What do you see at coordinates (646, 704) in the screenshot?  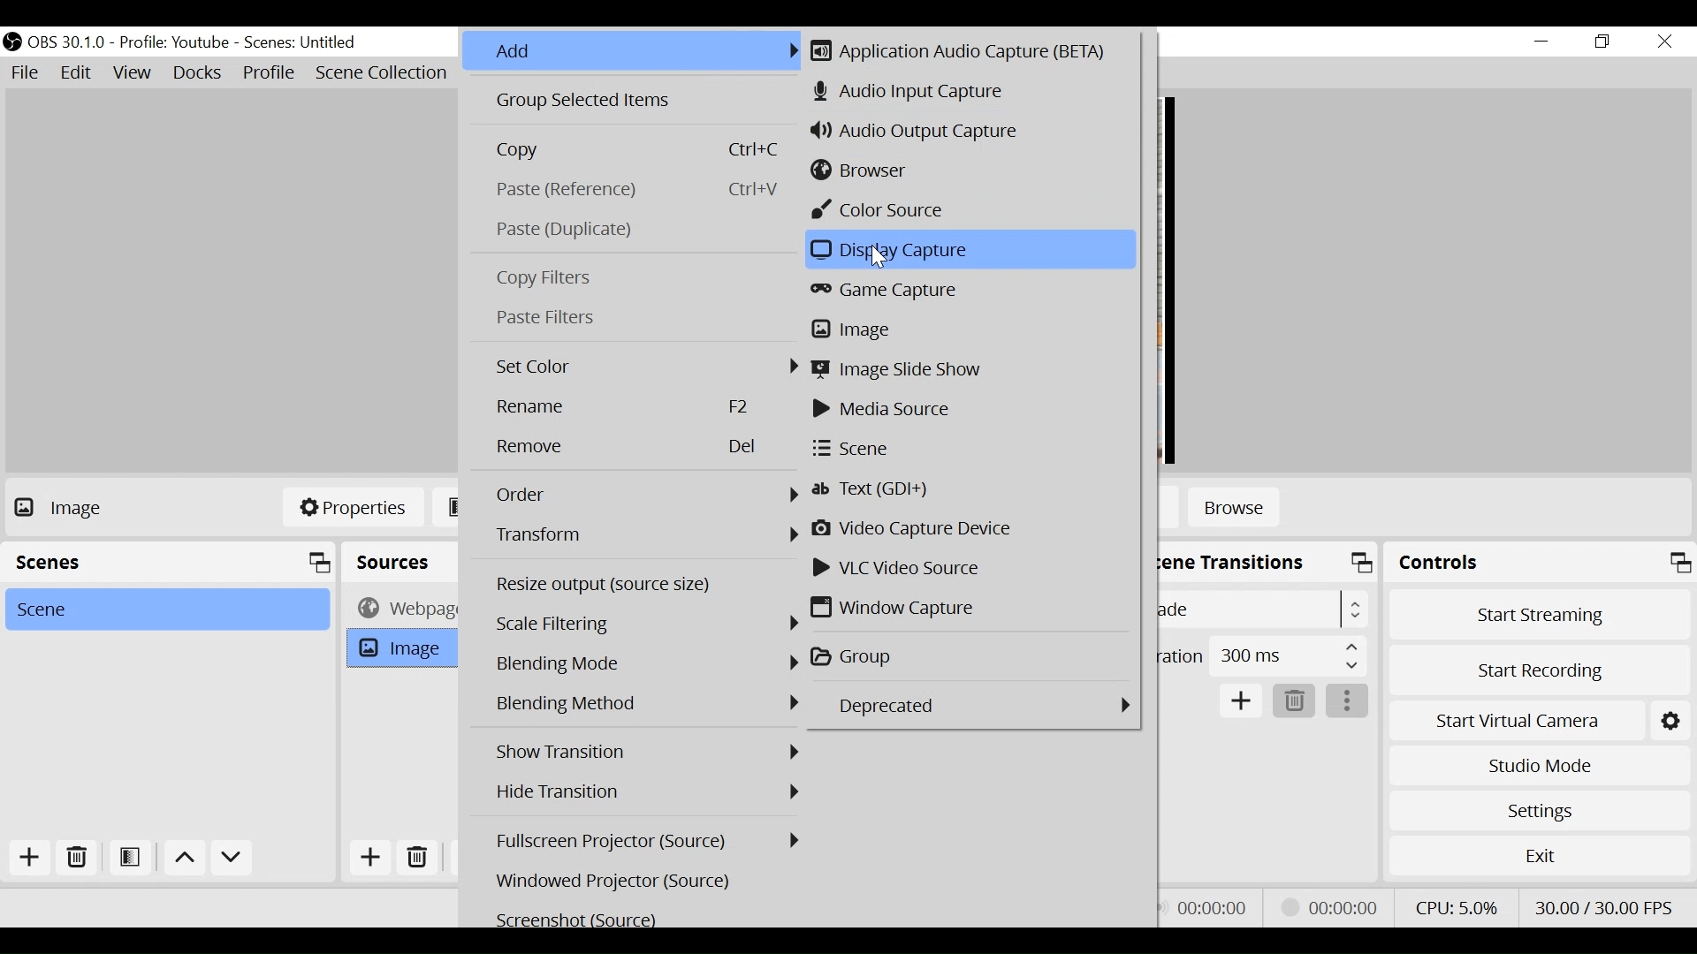 I see `Blending Mode` at bounding box center [646, 704].